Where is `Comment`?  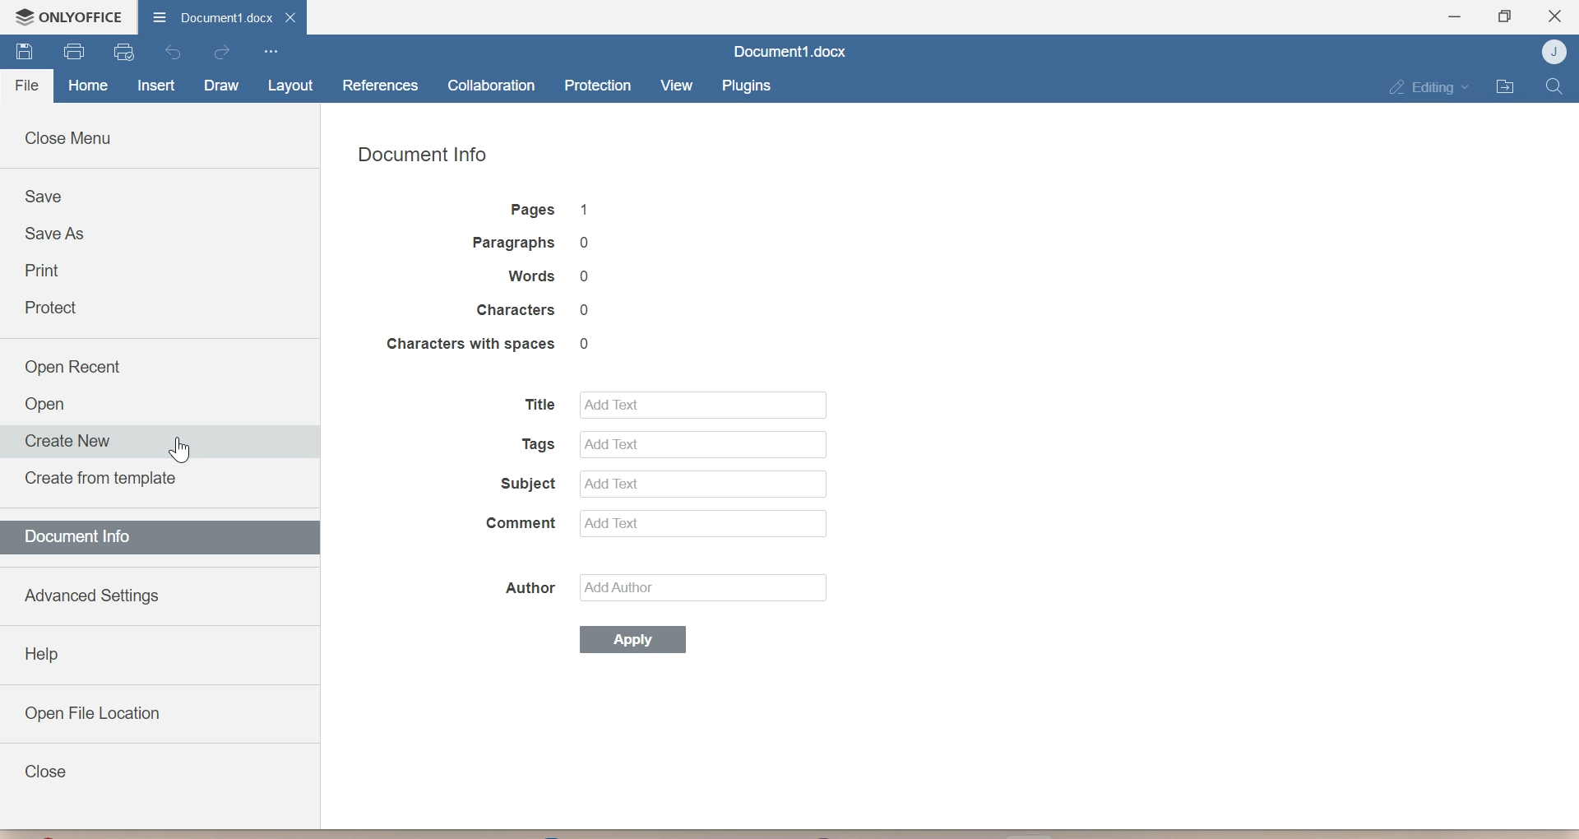 Comment is located at coordinates (523, 524).